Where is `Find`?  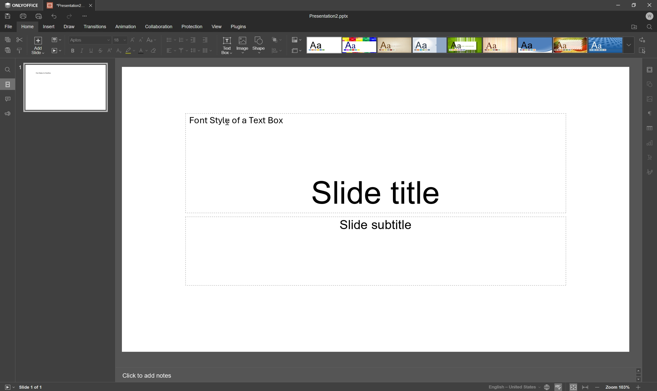
Find is located at coordinates (650, 27).